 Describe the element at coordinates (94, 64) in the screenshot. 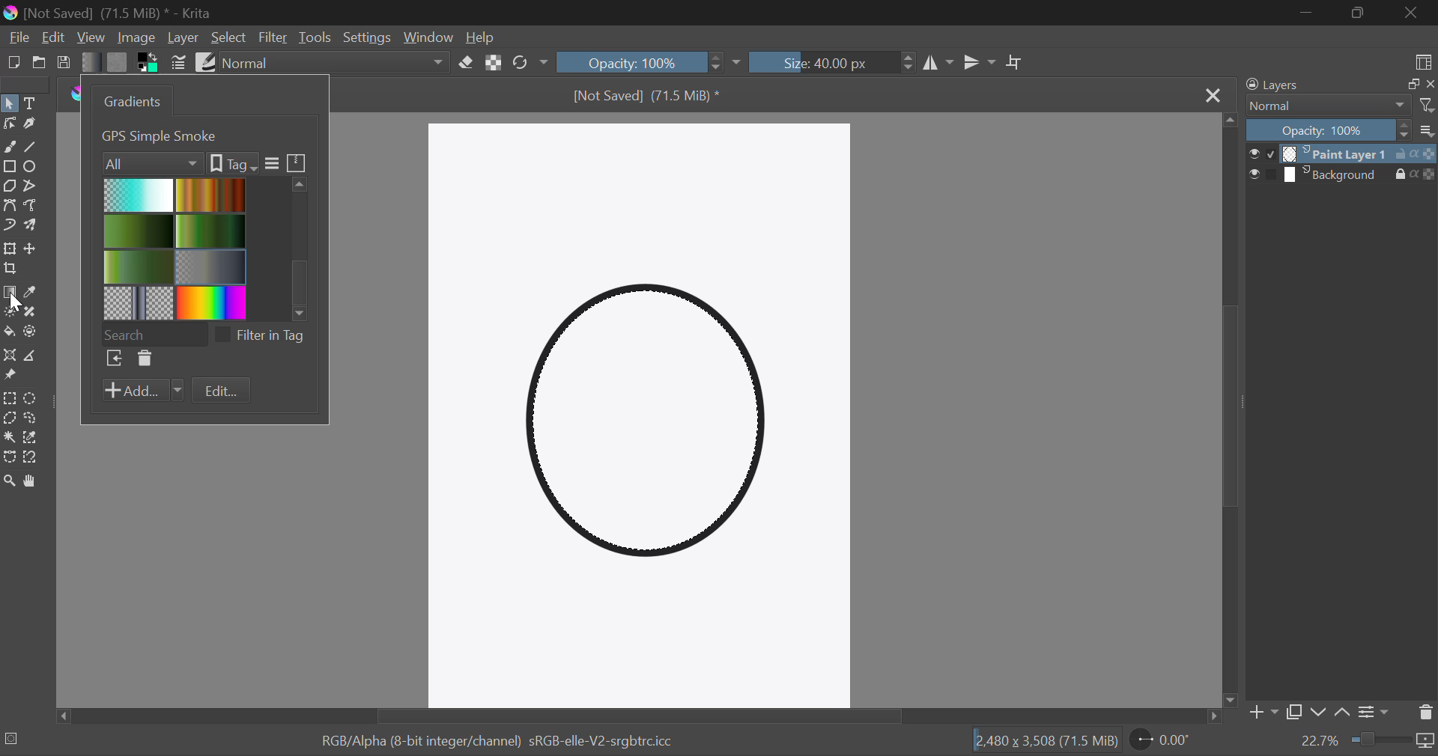

I see `Gradient` at that location.